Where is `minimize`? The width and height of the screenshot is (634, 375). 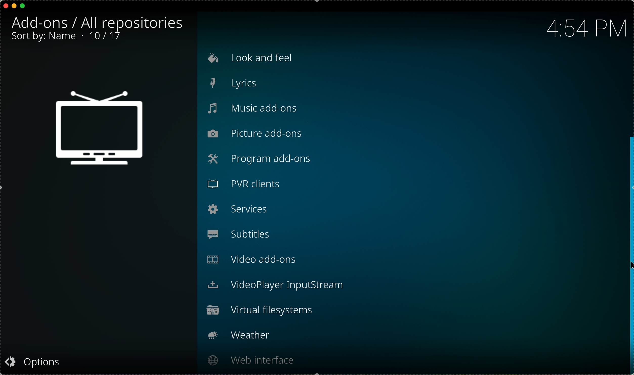
minimize is located at coordinates (15, 6).